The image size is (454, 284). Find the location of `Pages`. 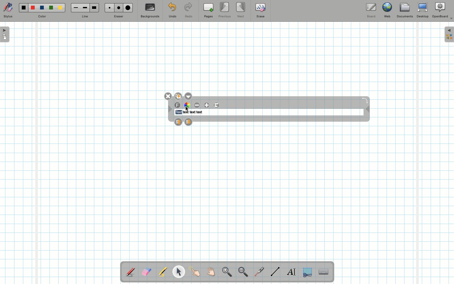

Pages is located at coordinates (208, 11).